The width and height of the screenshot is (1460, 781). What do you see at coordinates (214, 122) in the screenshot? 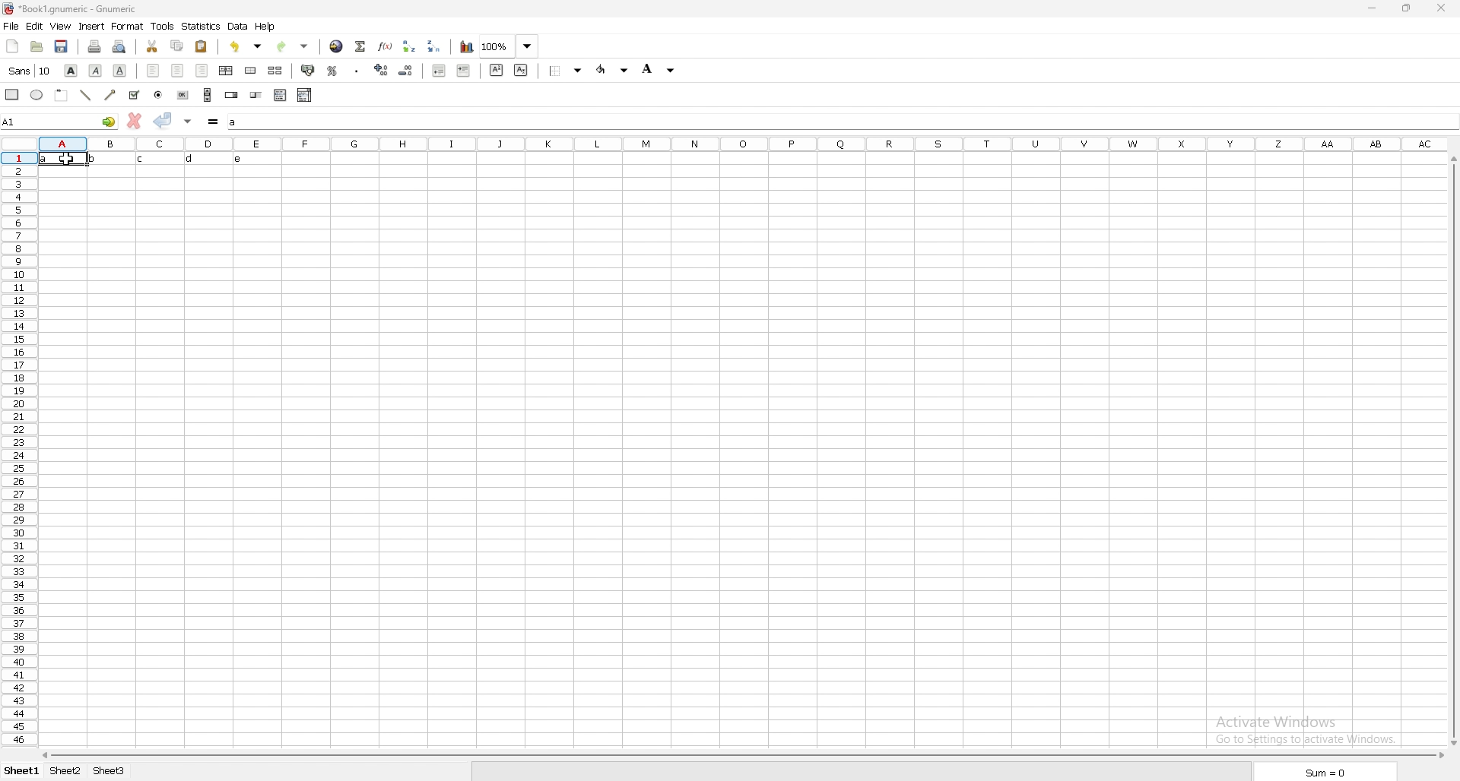
I see `formula` at bounding box center [214, 122].